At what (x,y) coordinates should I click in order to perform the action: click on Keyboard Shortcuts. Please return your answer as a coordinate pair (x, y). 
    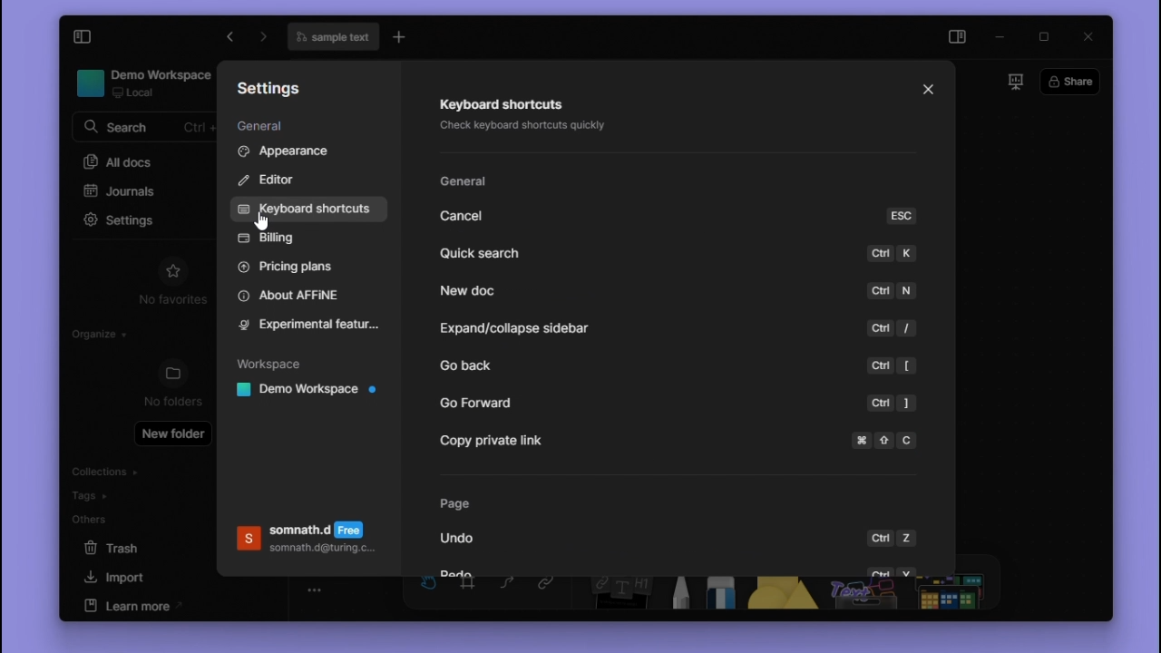
    Looking at the image, I should click on (315, 209).